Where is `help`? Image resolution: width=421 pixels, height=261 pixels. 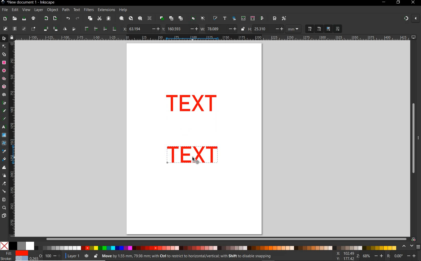
help is located at coordinates (123, 10).